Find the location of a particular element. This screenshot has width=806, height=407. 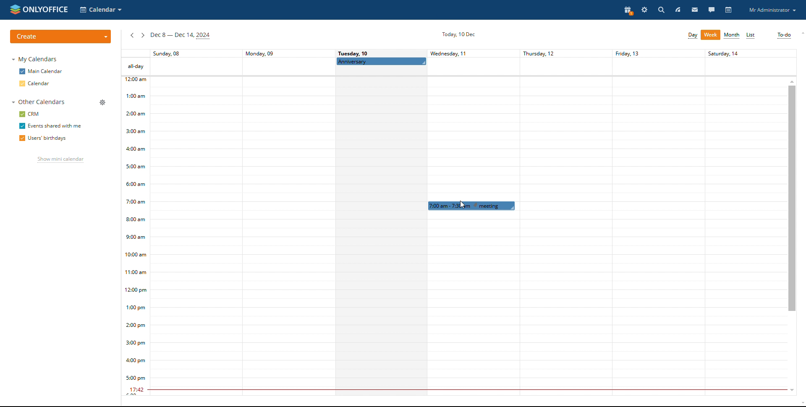

present is located at coordinates (629, 11).